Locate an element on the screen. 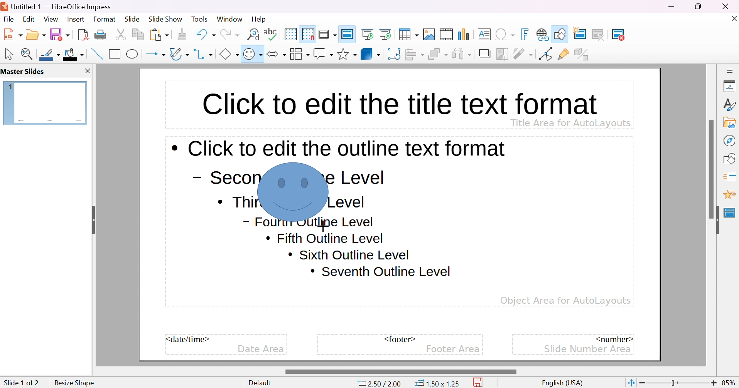 This screenshot has width=739, height=388. snap to grid is located at coordinates (308, 33).